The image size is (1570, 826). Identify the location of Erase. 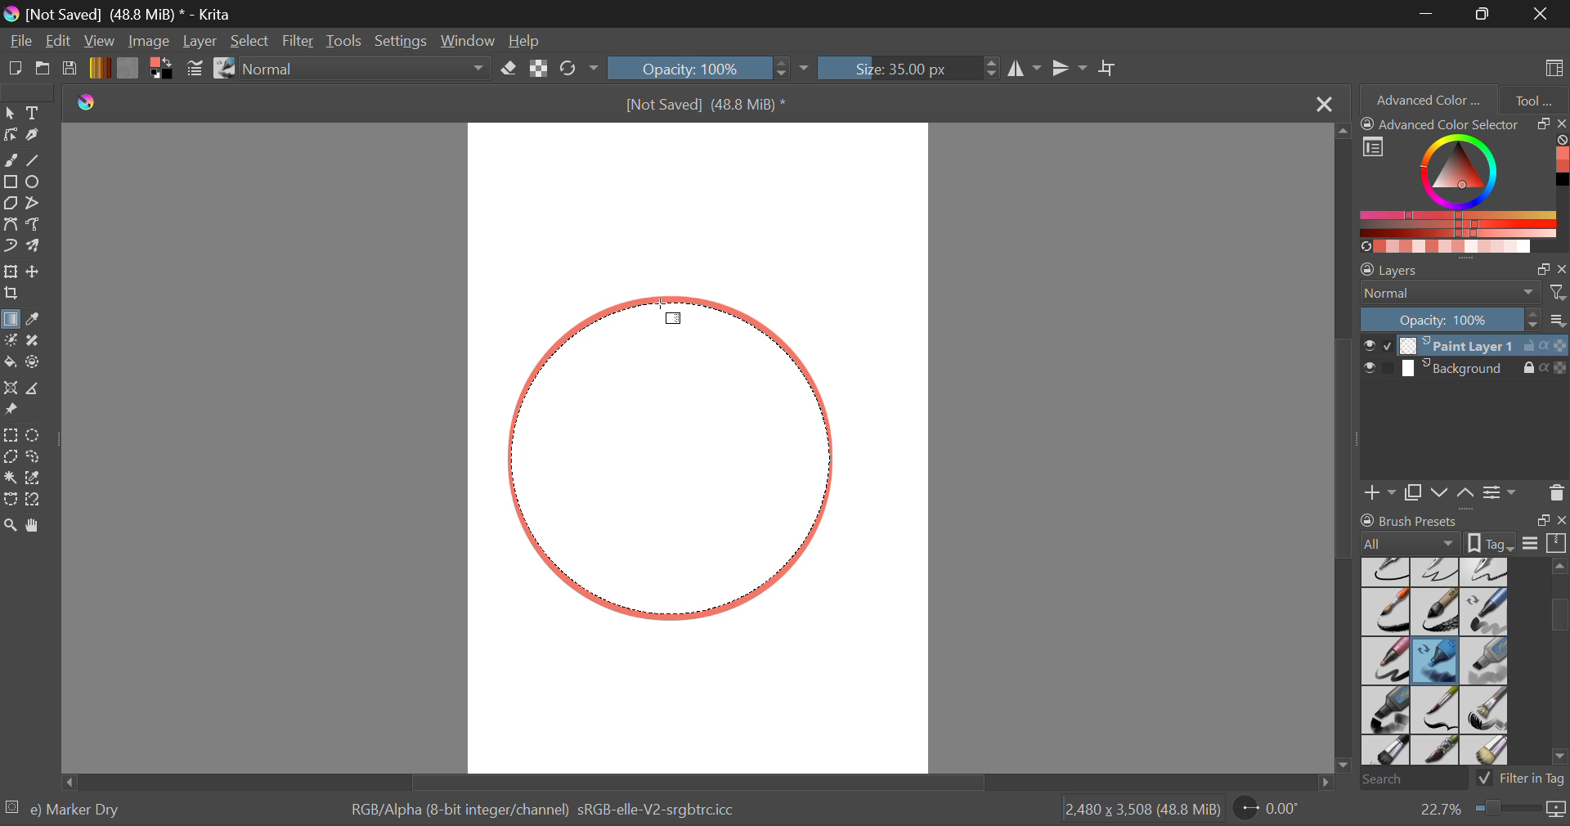
(512, 71).